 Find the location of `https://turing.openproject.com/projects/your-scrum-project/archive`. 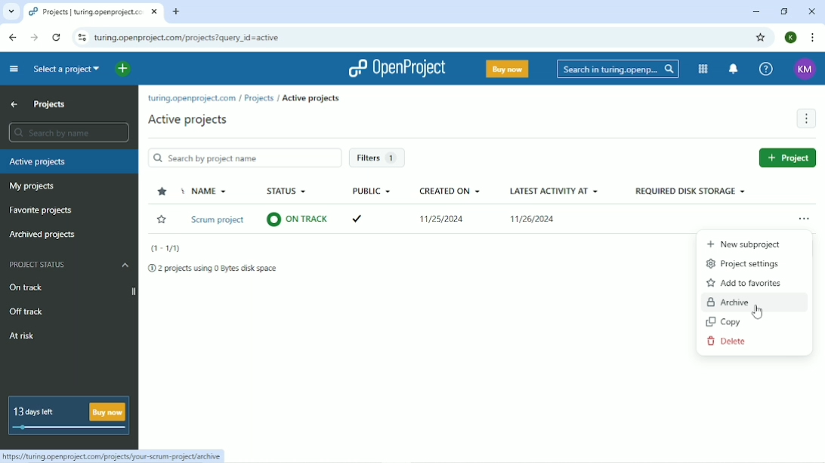

https://turing.openproject.com/projects/your-scrum-project/archive is located at coordinates (115, 455).